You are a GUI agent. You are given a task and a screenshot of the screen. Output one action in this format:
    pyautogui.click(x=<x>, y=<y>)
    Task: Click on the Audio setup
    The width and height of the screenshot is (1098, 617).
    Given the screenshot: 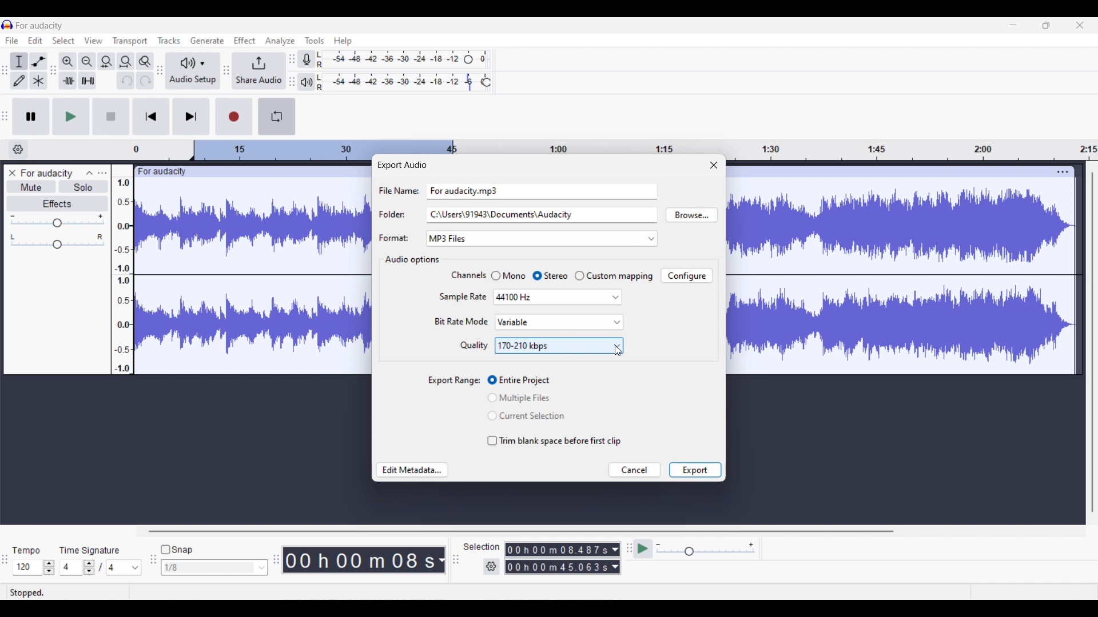 What is the action you would take?
    pyautogui.click(x=193, y=71)
    